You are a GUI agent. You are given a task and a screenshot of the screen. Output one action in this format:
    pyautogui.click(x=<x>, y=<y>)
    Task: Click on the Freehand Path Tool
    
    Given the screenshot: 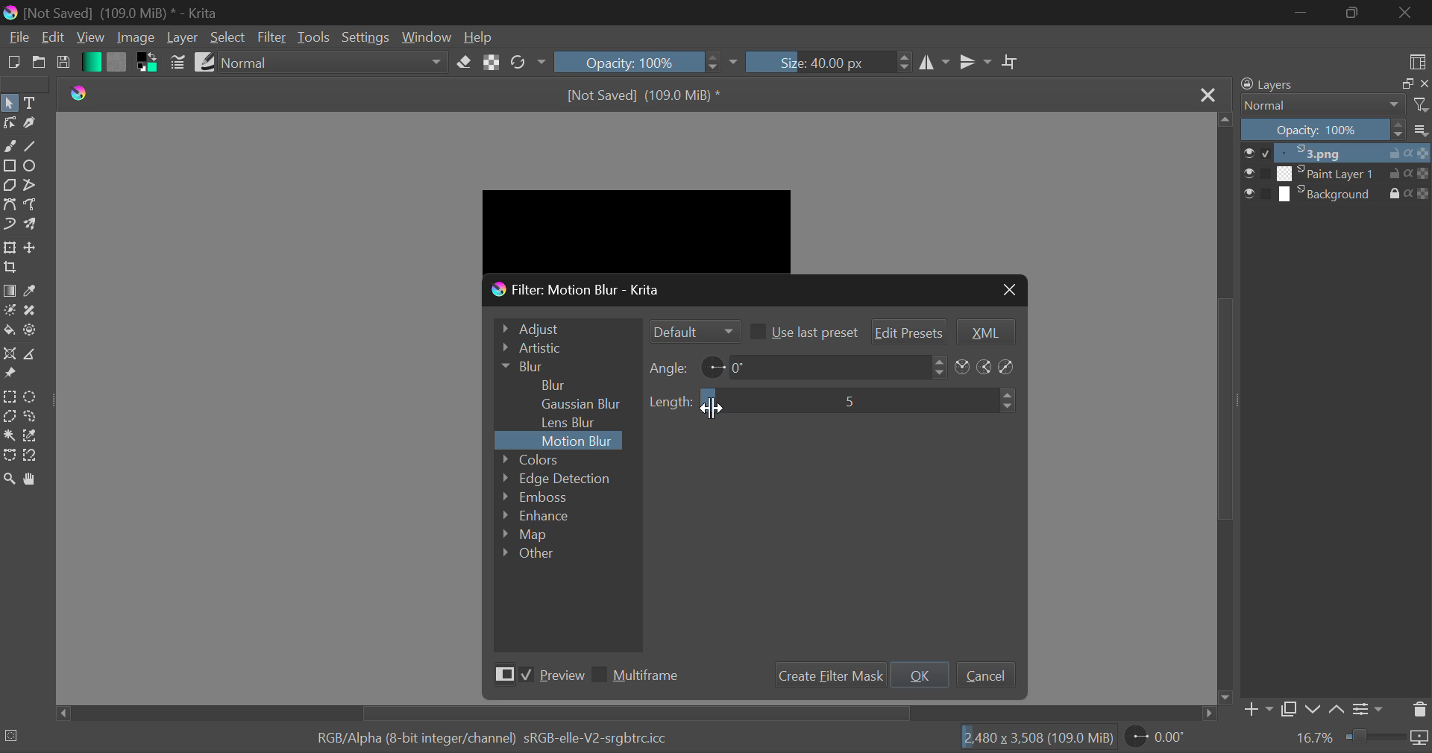 What is the action you would take?
    pyautogui.click(x=31, y=204)
    